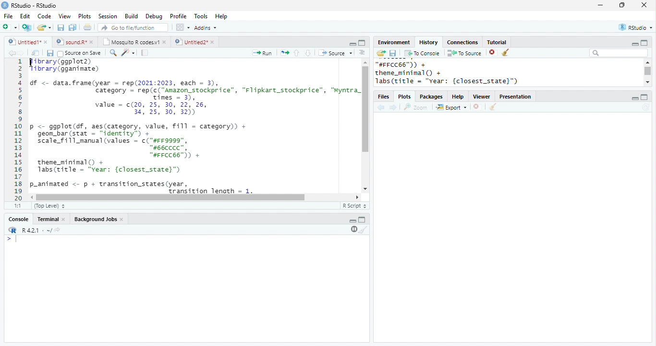 The image size is (656, 346). I want to click on minimize, so click(353, 44).